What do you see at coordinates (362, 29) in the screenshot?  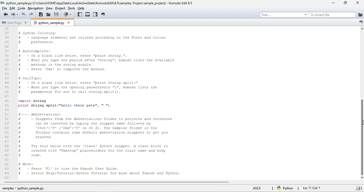 I see `scroll up ` at bounding box center [362, 29].